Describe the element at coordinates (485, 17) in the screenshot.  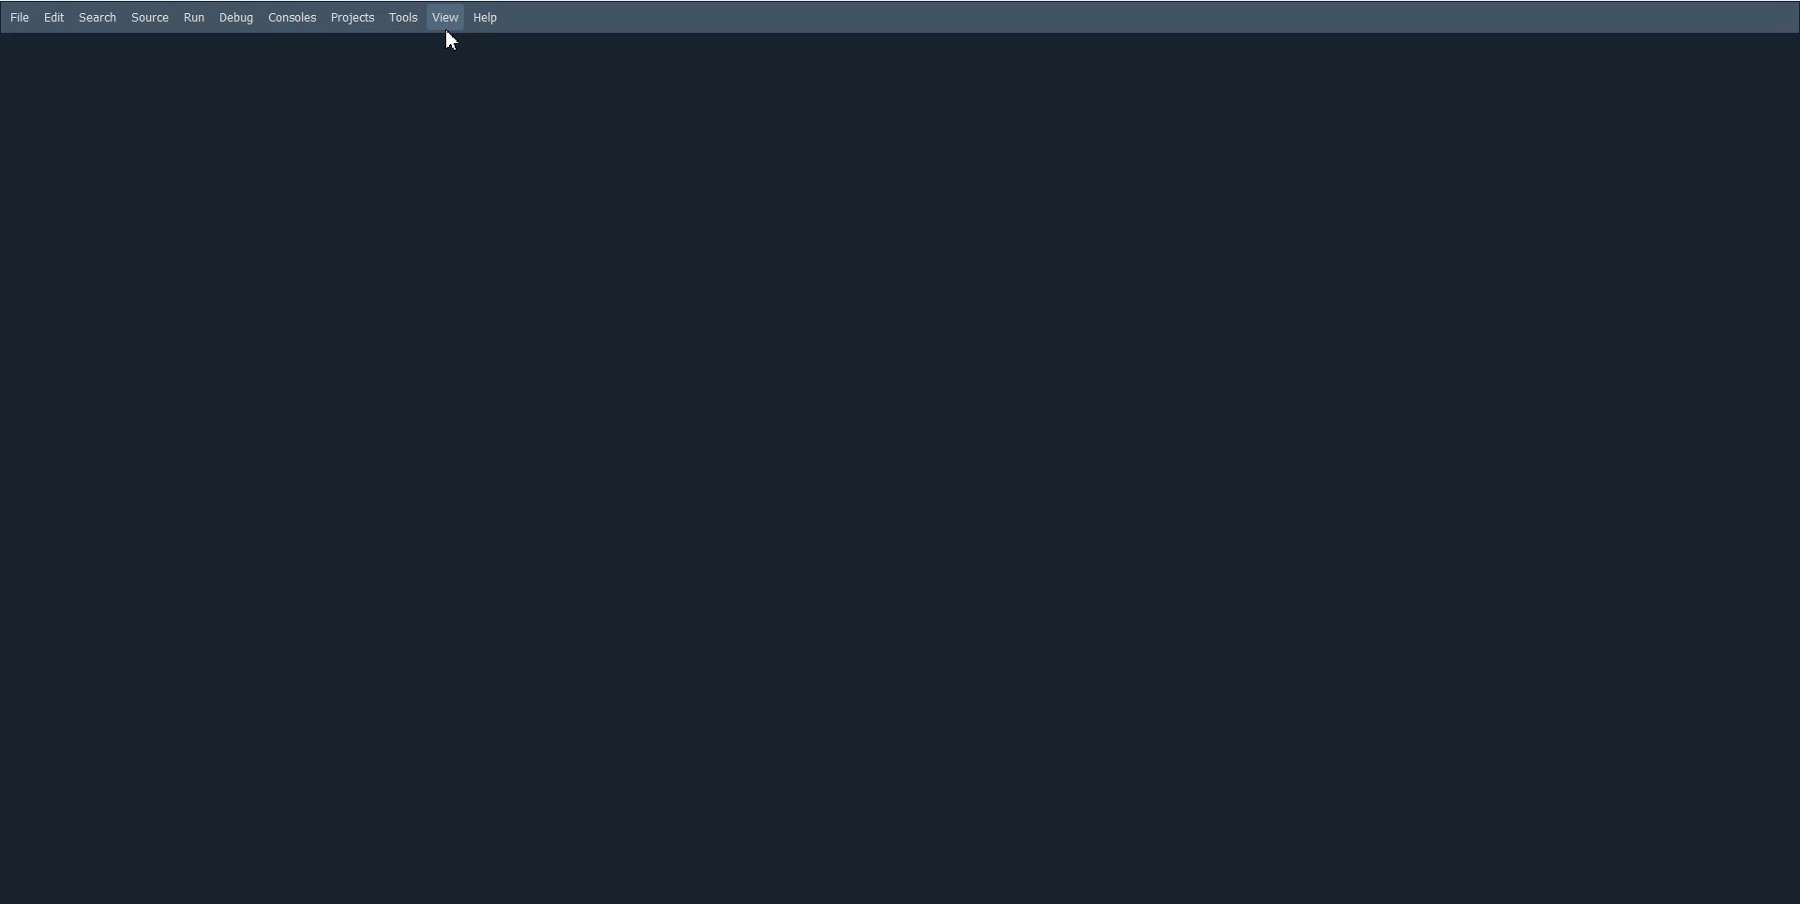
I see `Help` at that location.